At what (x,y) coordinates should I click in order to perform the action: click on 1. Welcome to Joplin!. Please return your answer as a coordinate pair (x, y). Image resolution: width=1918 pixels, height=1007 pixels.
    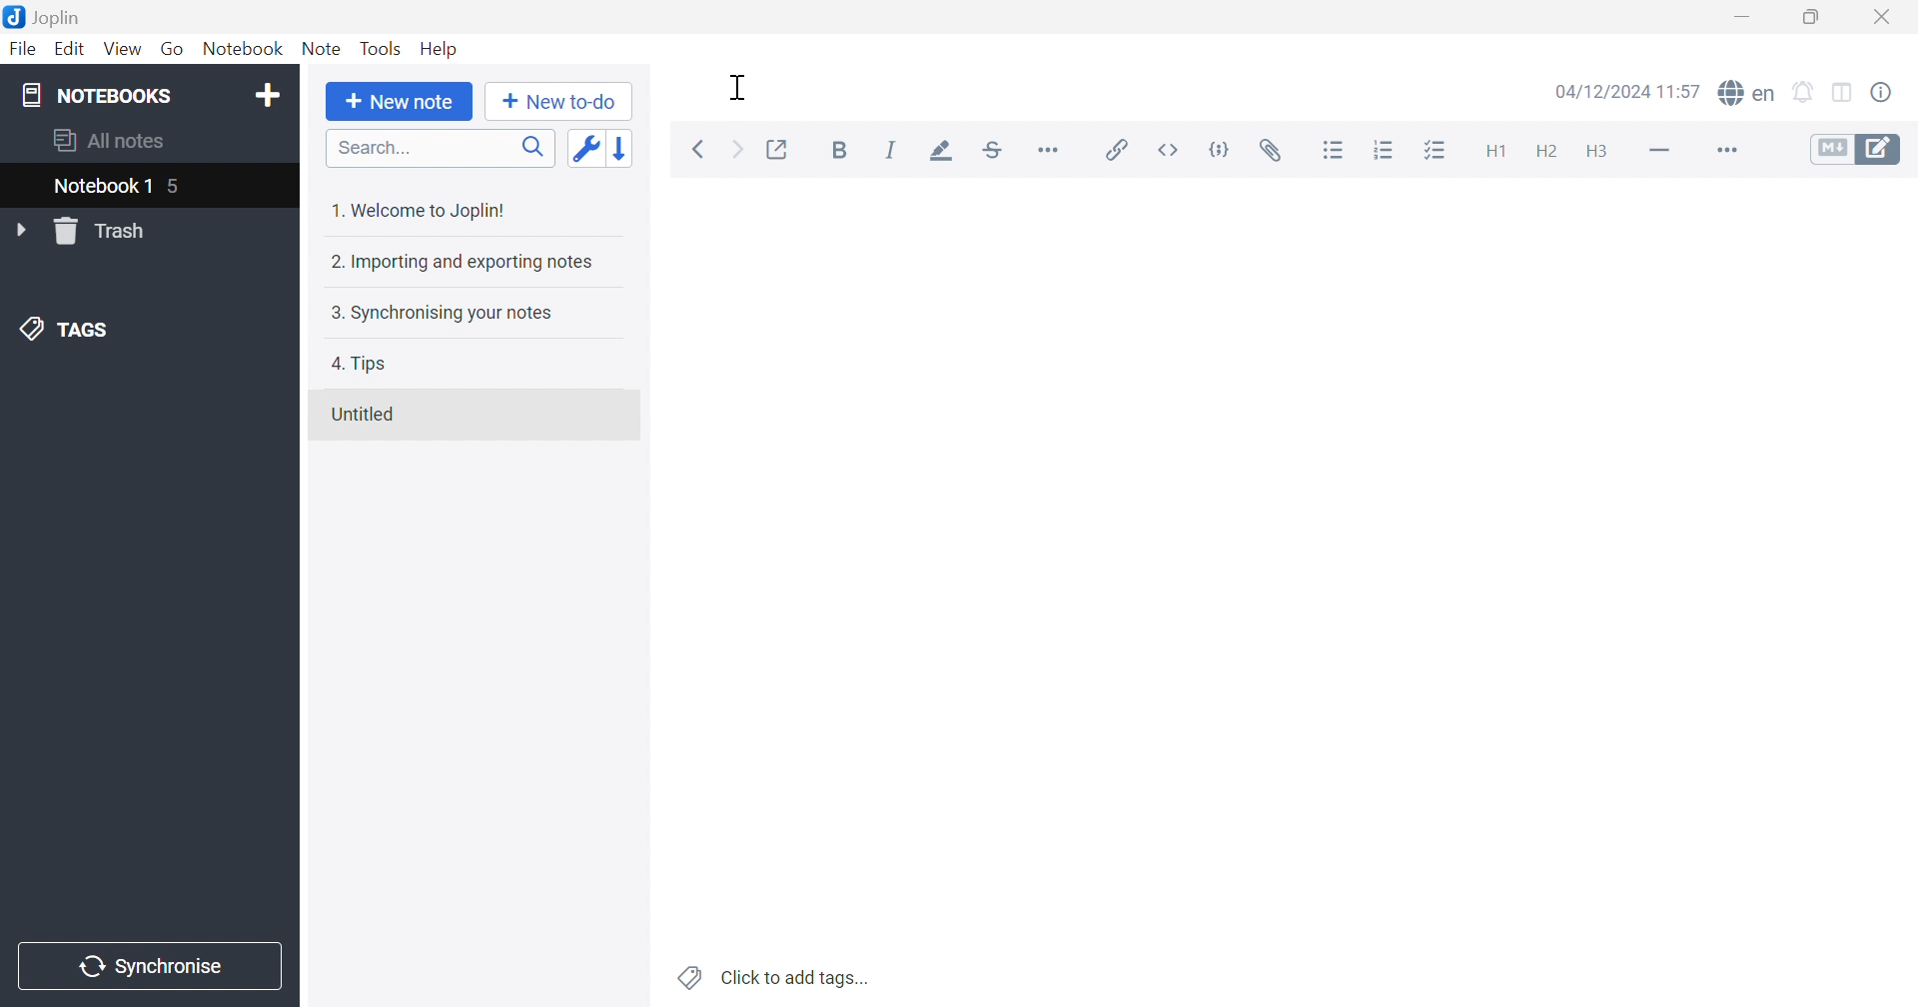
    Looking at the image, I should click on (418, 212).